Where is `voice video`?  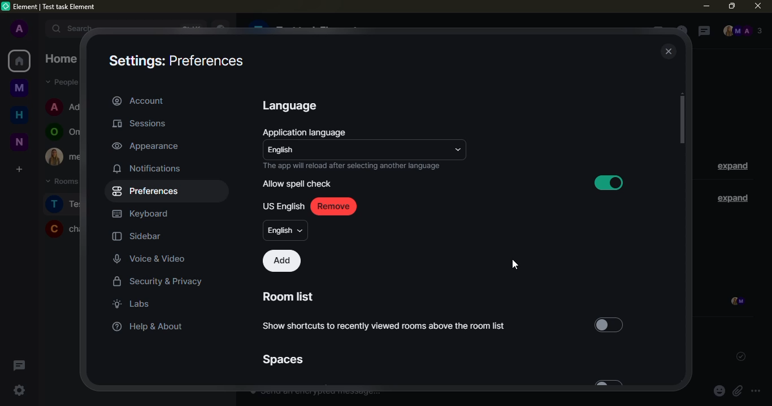 voice video is located at coordinates (157, 258).